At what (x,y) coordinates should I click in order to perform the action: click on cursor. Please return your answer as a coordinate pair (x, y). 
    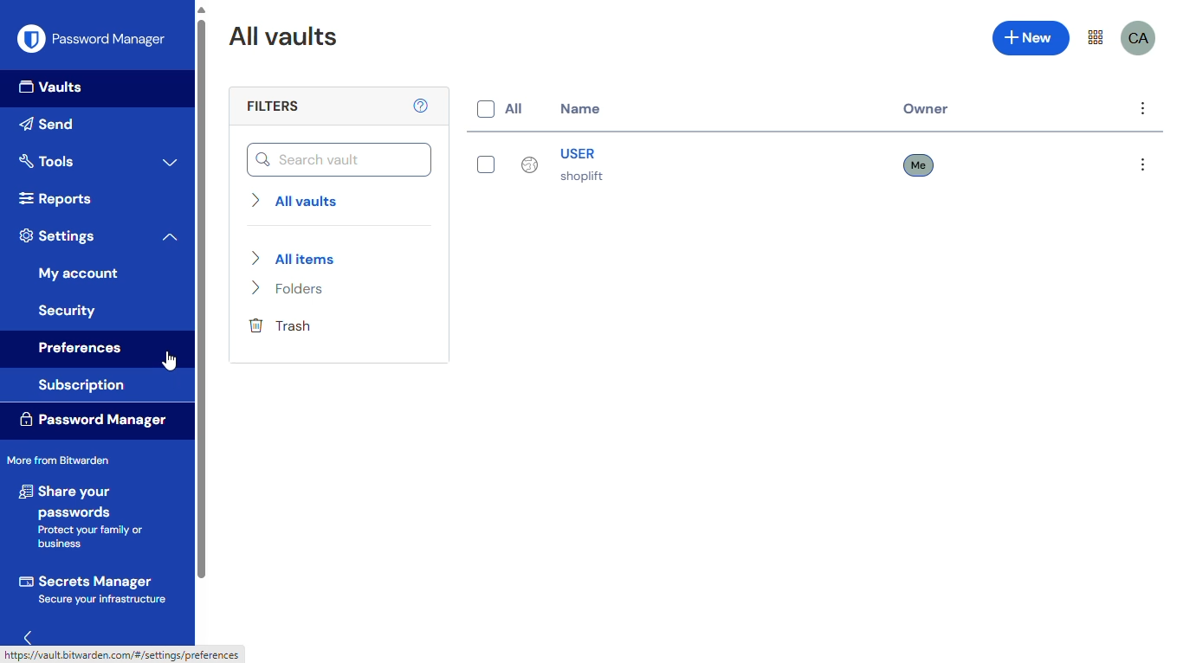
    Looking at the image, I should click on (170, 361).